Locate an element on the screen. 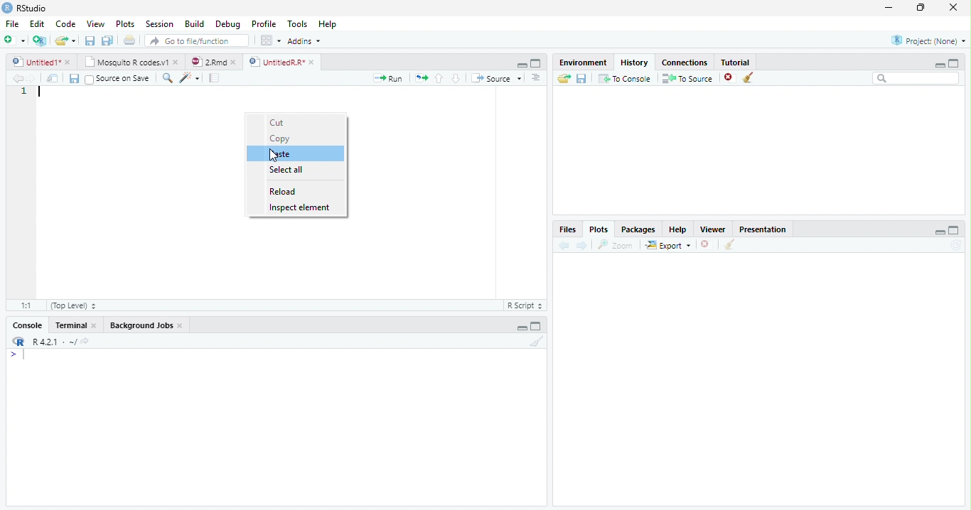 Image resolution: width=971 pixels, height=510 pixels. Create a project is located at coordinates (41, 42).